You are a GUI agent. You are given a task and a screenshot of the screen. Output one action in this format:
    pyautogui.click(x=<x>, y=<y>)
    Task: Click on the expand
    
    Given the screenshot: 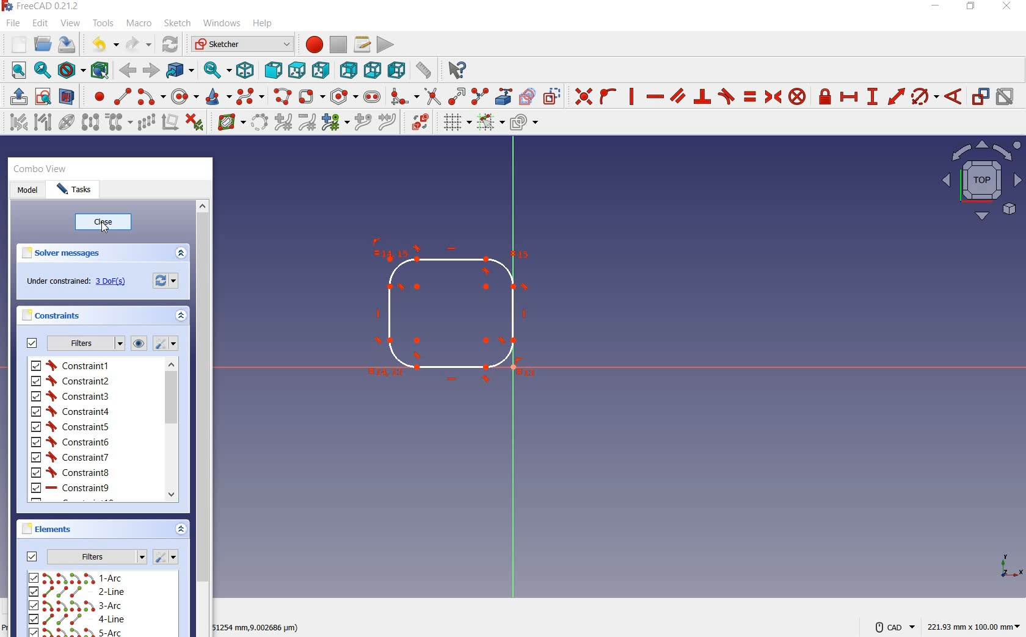 What is the action you would take?
    pyautogui.click(x=181, y=528)
    